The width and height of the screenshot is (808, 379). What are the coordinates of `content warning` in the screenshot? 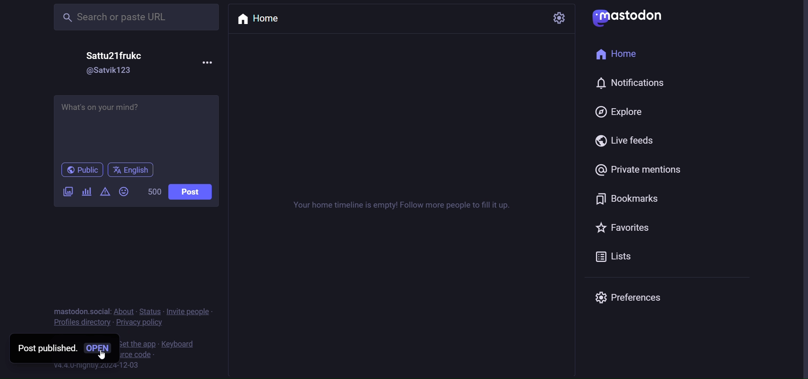 It's located at (106, 192).